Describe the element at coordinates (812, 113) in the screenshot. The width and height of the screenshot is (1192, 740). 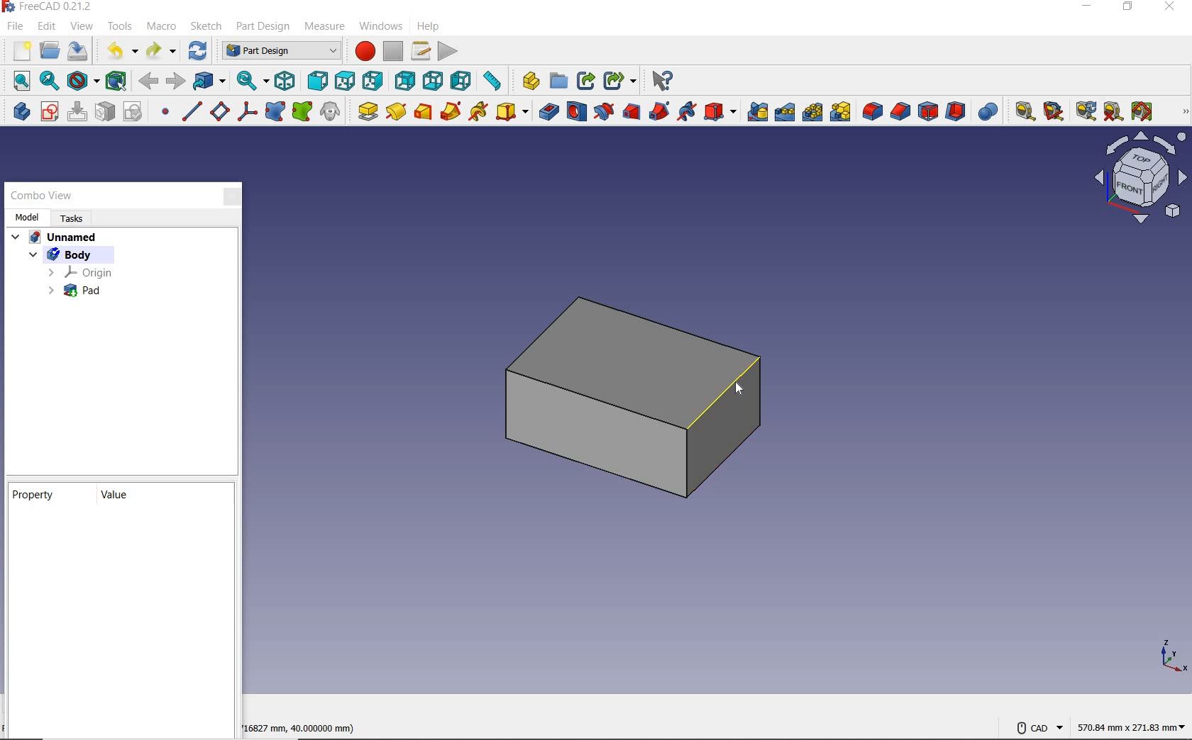
I see `pollarpattern` at that location.